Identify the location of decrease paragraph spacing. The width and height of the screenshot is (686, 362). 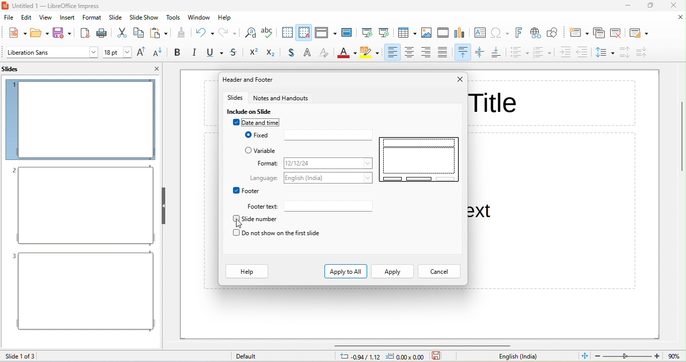
(643, 52).